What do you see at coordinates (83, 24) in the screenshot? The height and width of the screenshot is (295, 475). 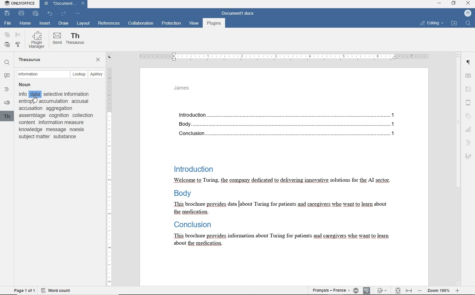 I see `LAYOUT` at bounding box center [83, 24].